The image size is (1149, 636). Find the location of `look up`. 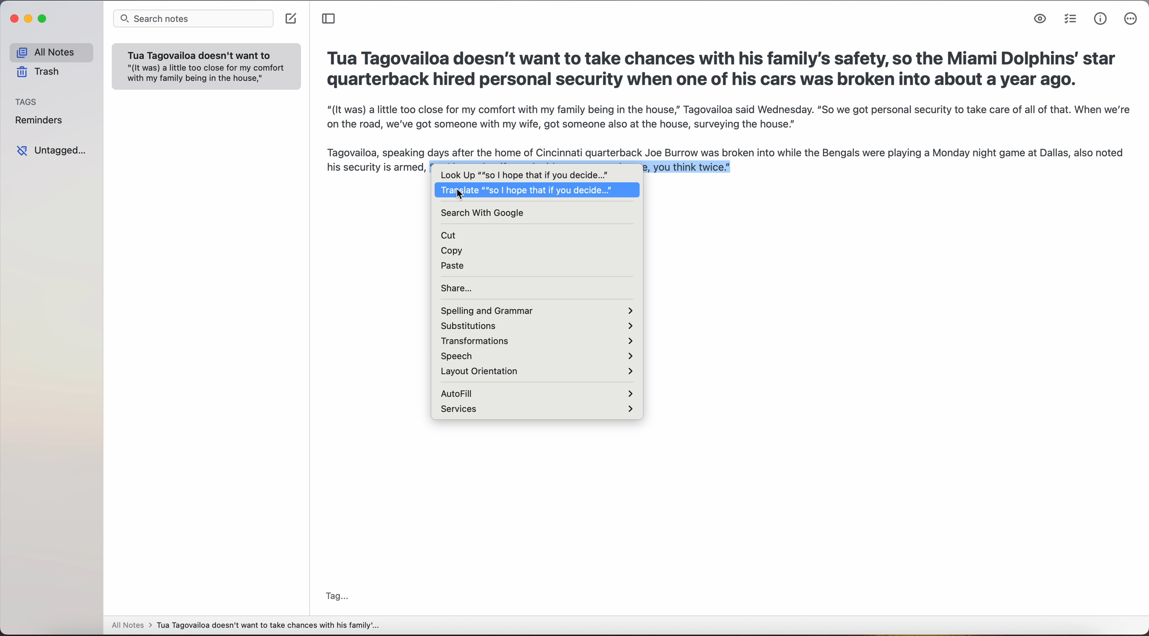

look up is located at coordinates (526, 173).